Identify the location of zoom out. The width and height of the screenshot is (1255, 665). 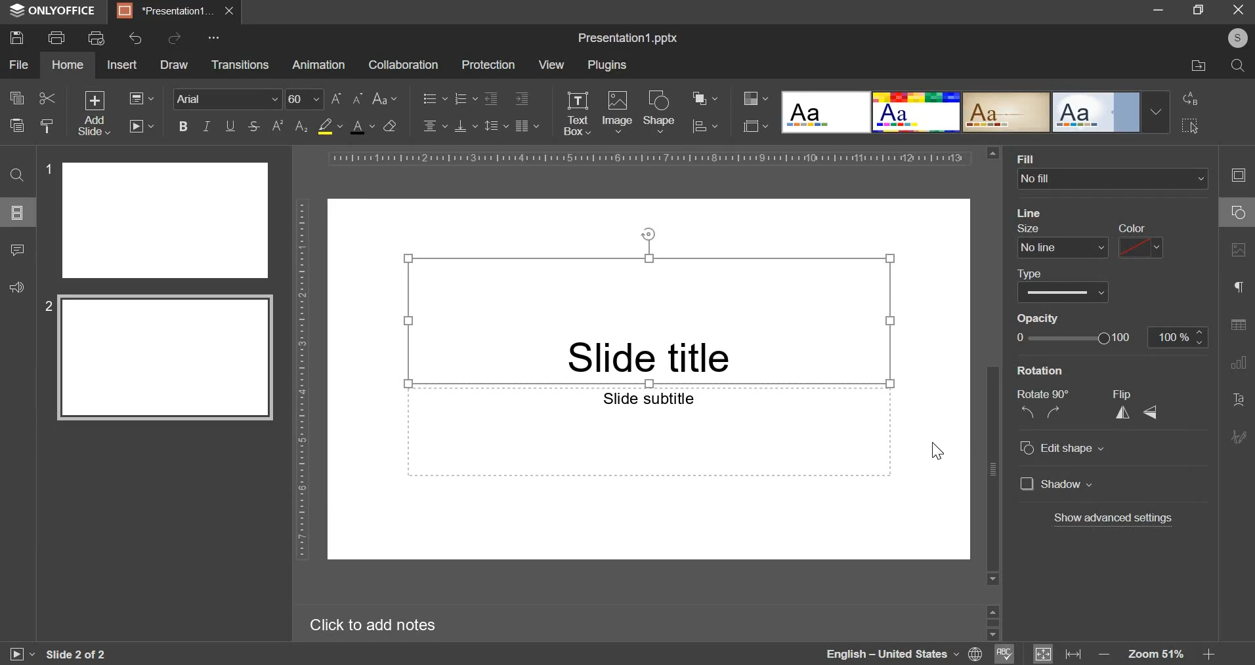
(1106, 655).